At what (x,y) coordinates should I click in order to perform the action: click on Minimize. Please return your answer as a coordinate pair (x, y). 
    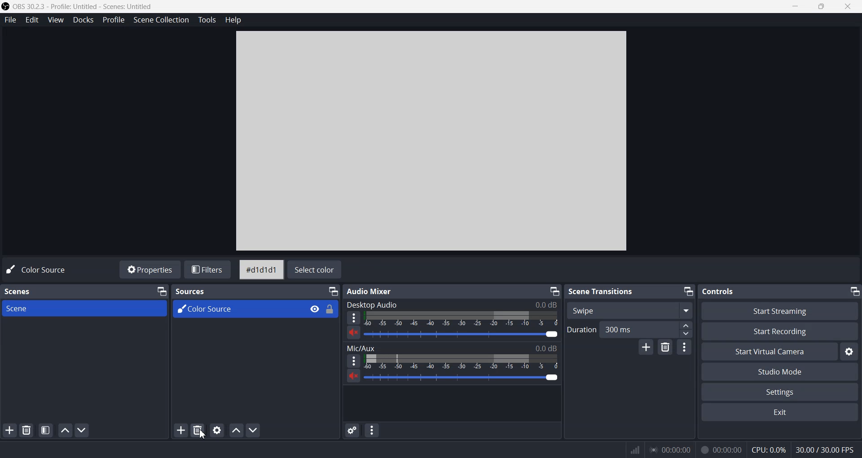
    Looking at the image, I should click on (853, 291).